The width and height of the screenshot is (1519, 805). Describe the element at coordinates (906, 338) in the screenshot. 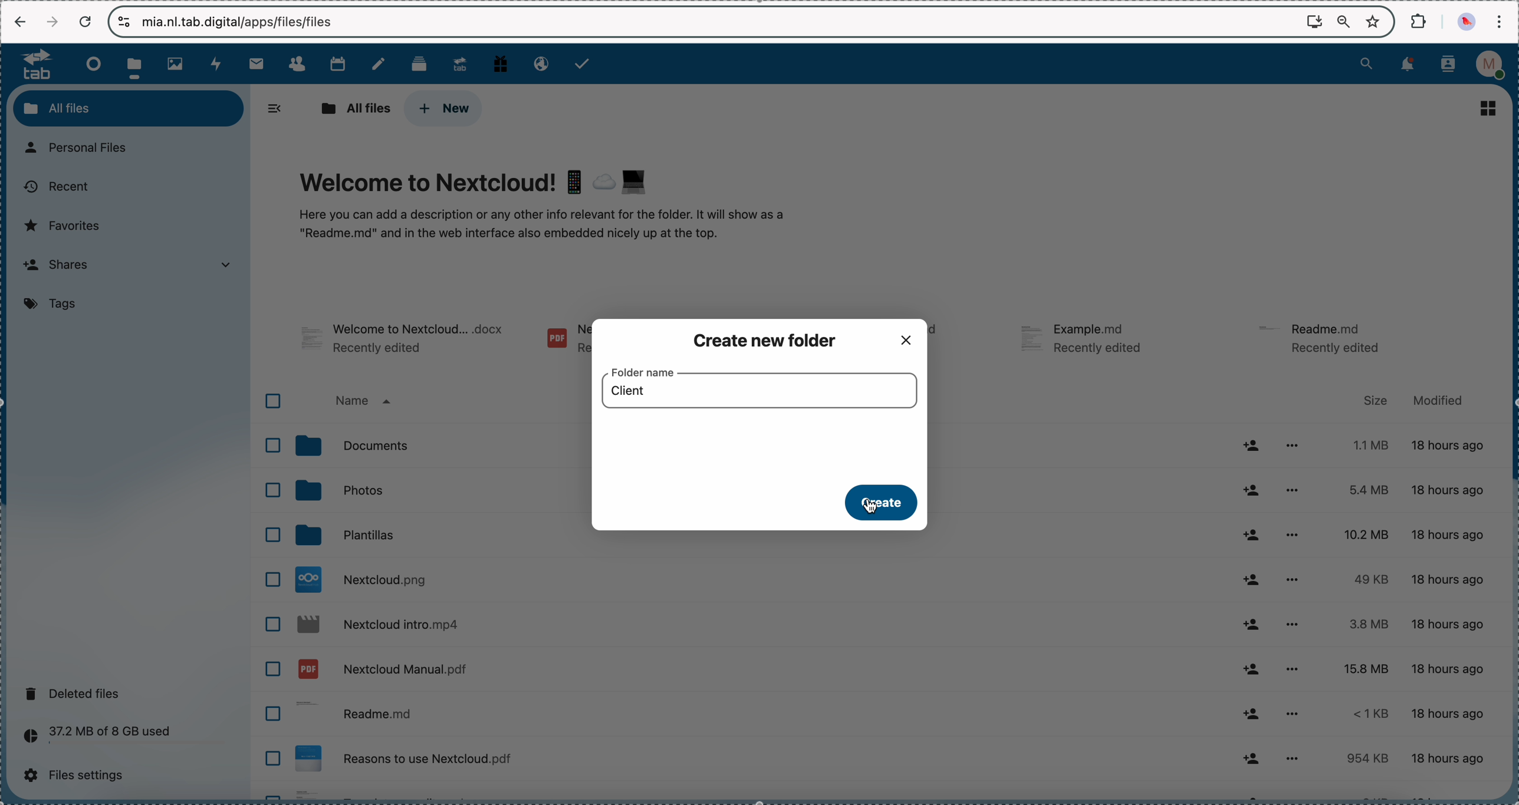

I see `close pop-up` at that location.